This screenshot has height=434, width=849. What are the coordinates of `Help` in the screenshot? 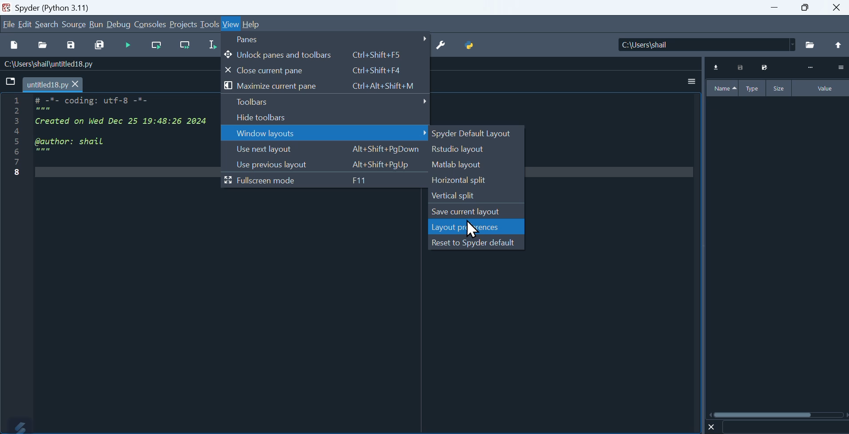 It's located at (252, 24).